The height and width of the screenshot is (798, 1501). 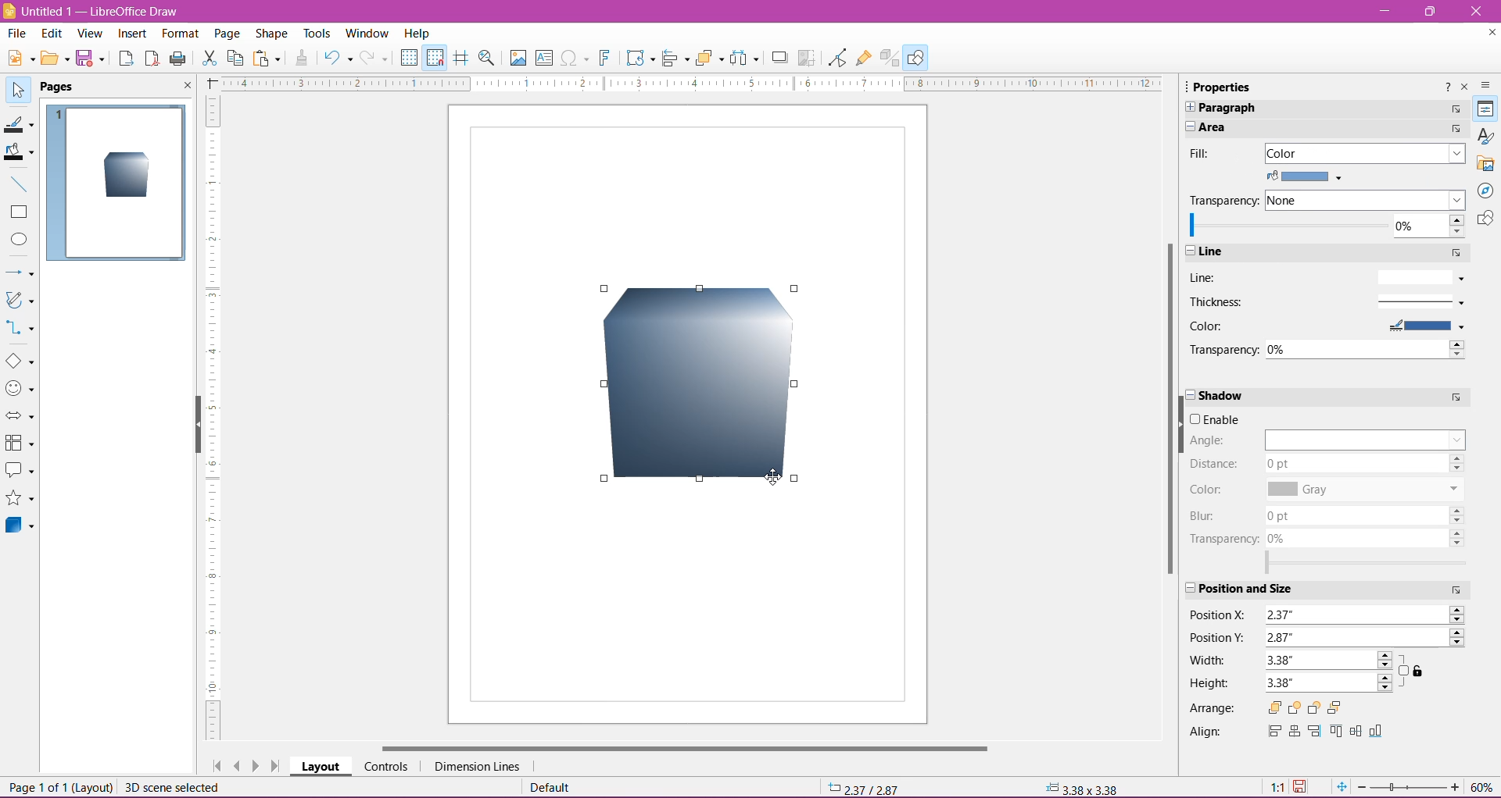 I want to click on Insert Special Characters, so click(x=575, y=58).